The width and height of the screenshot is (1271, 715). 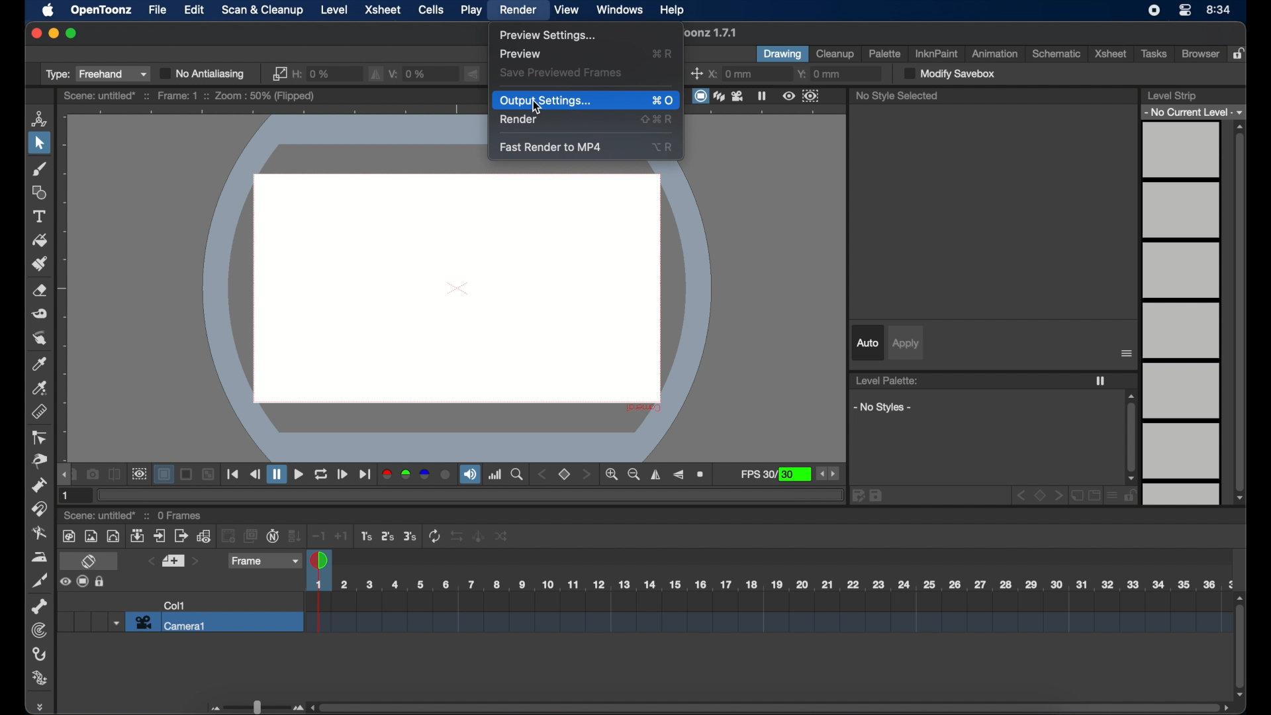 I want to click on opentoonz, so click(x=103, y=11).